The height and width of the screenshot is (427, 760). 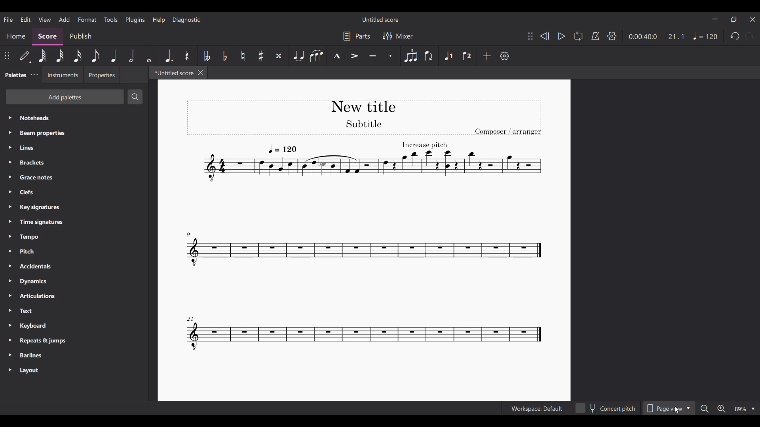 What do you see at coordinates (149, 56) in the screenshot?
I see `Whole note` at bounding box center [149, 56].